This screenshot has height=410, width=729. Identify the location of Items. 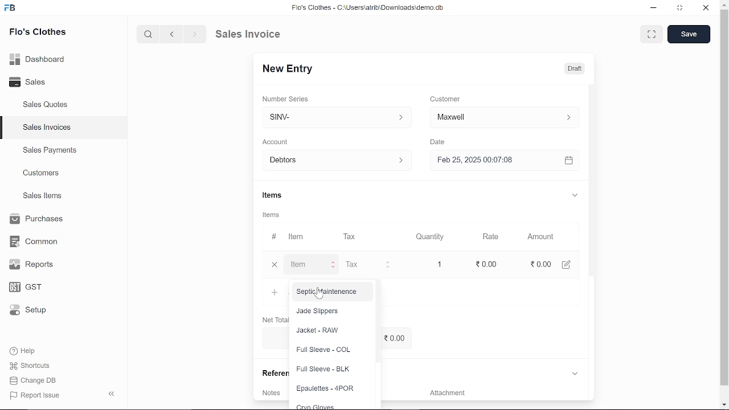
(280, 195).